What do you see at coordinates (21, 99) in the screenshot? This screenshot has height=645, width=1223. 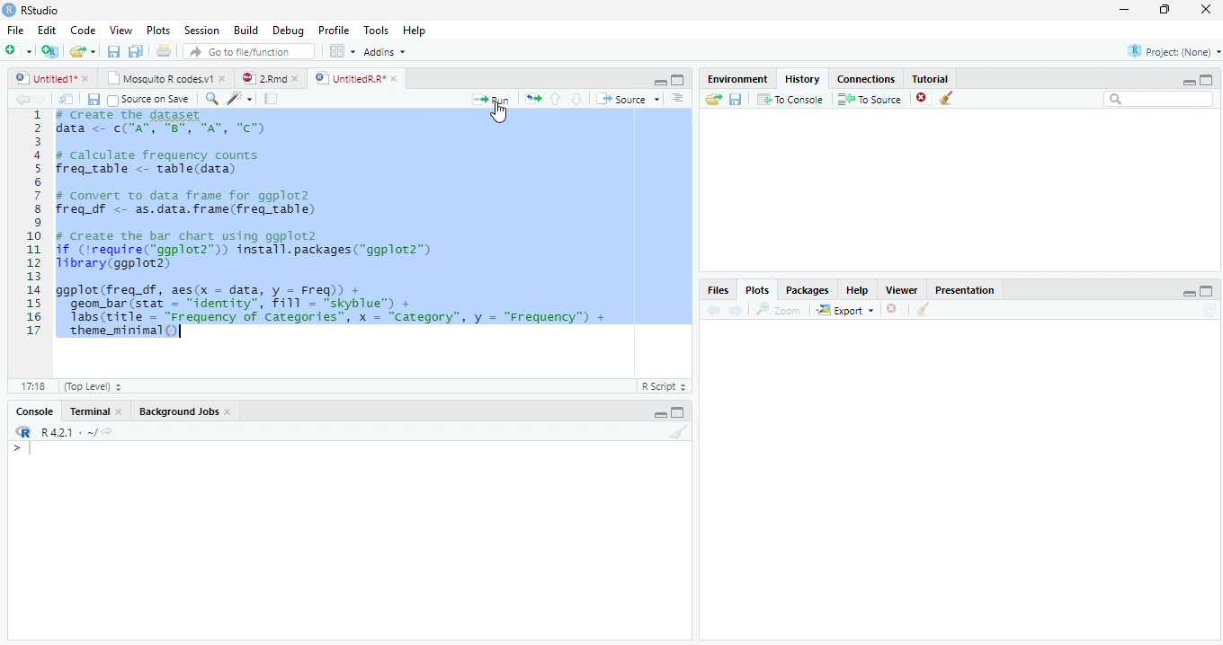 I see `Back` at bounding box center [21, 99].